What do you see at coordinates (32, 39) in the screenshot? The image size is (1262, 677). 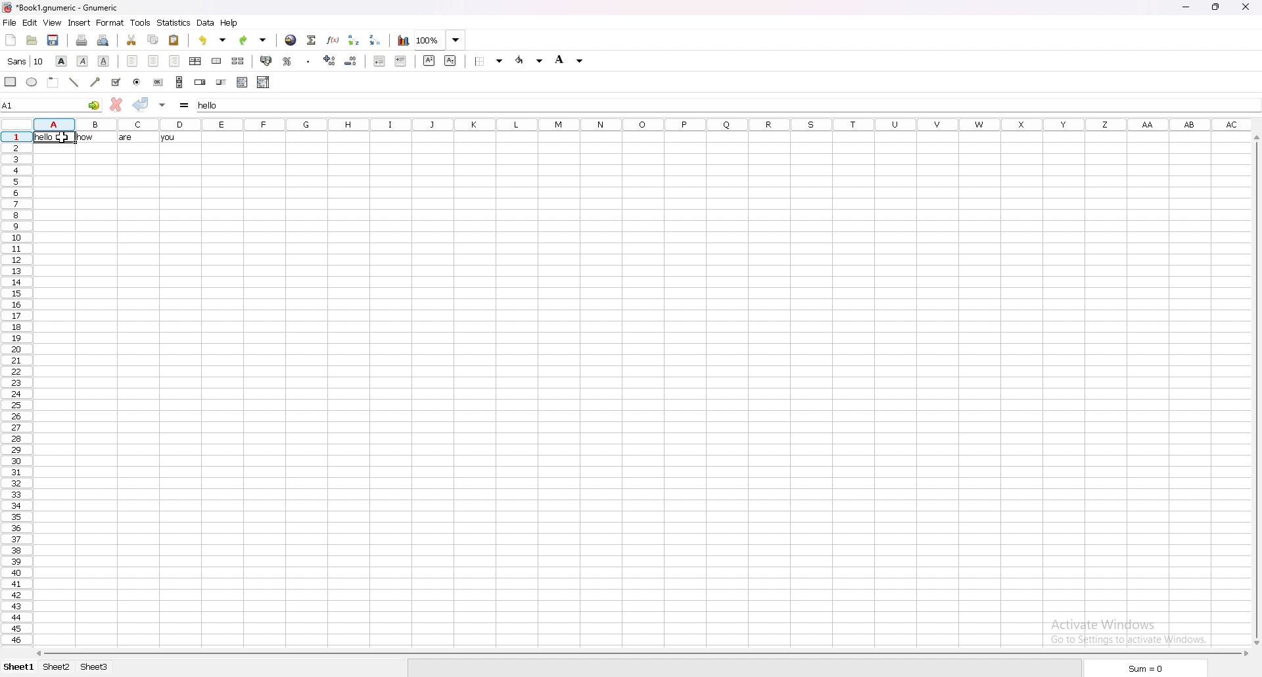 I see `open` at bounding box center [32, 39].